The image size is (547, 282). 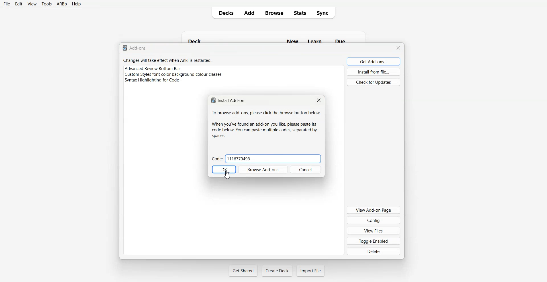 What do you see at coordinates (306, 169) in the screenshot?
I see `Cancel` at bounding box center [306, 169].